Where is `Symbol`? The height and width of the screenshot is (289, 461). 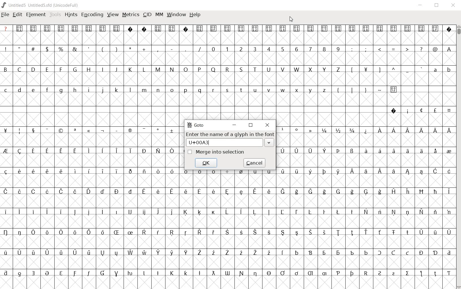
Symbol is located at coordinates (116, 274).